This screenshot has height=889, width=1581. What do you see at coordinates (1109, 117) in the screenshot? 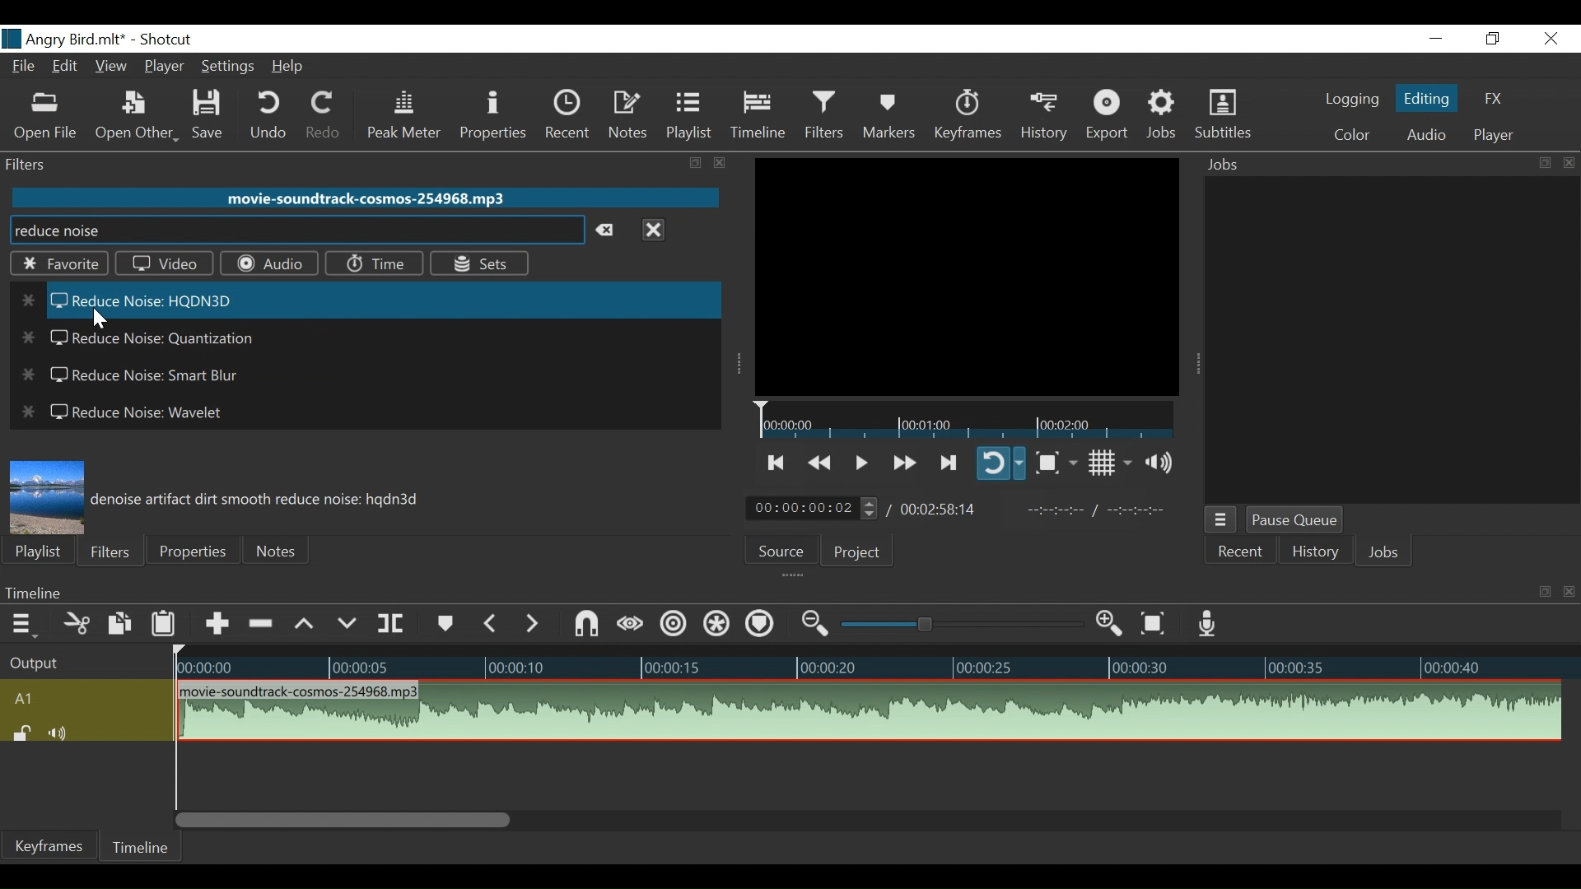
I see `Export` at bounding box center [1109, 117].